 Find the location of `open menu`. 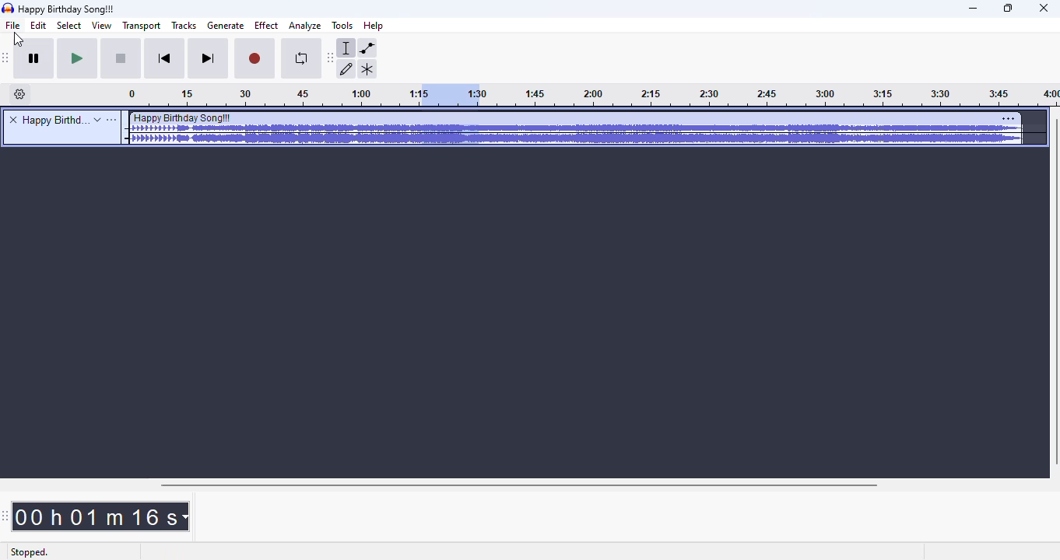

open menu is located at coordinates (112, 120).